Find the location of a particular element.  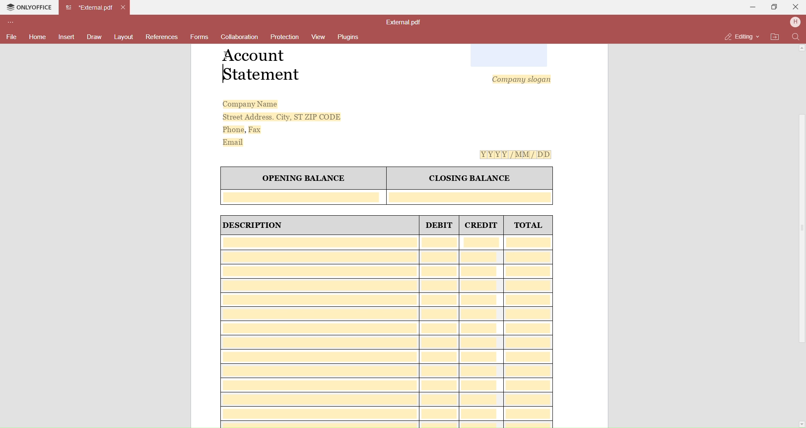

Email is located at coordinates (236, 141).